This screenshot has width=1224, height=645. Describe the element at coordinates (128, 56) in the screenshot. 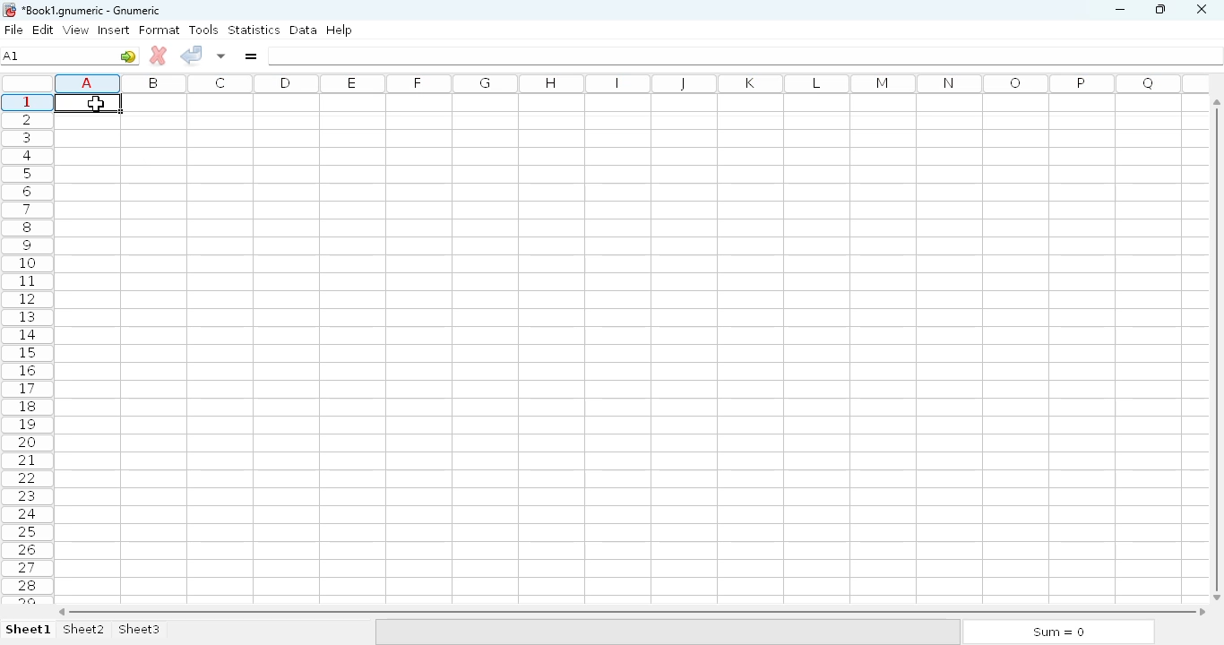

I see `go to` at that location.